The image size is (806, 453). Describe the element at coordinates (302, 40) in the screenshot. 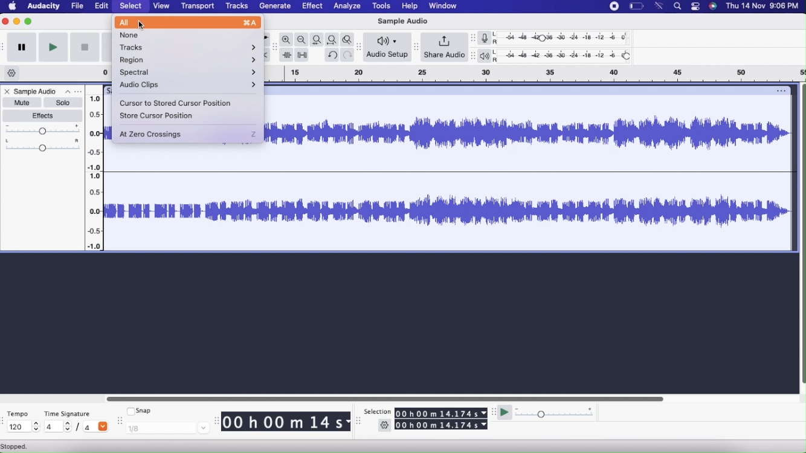

I see `Zoom out` at that location.